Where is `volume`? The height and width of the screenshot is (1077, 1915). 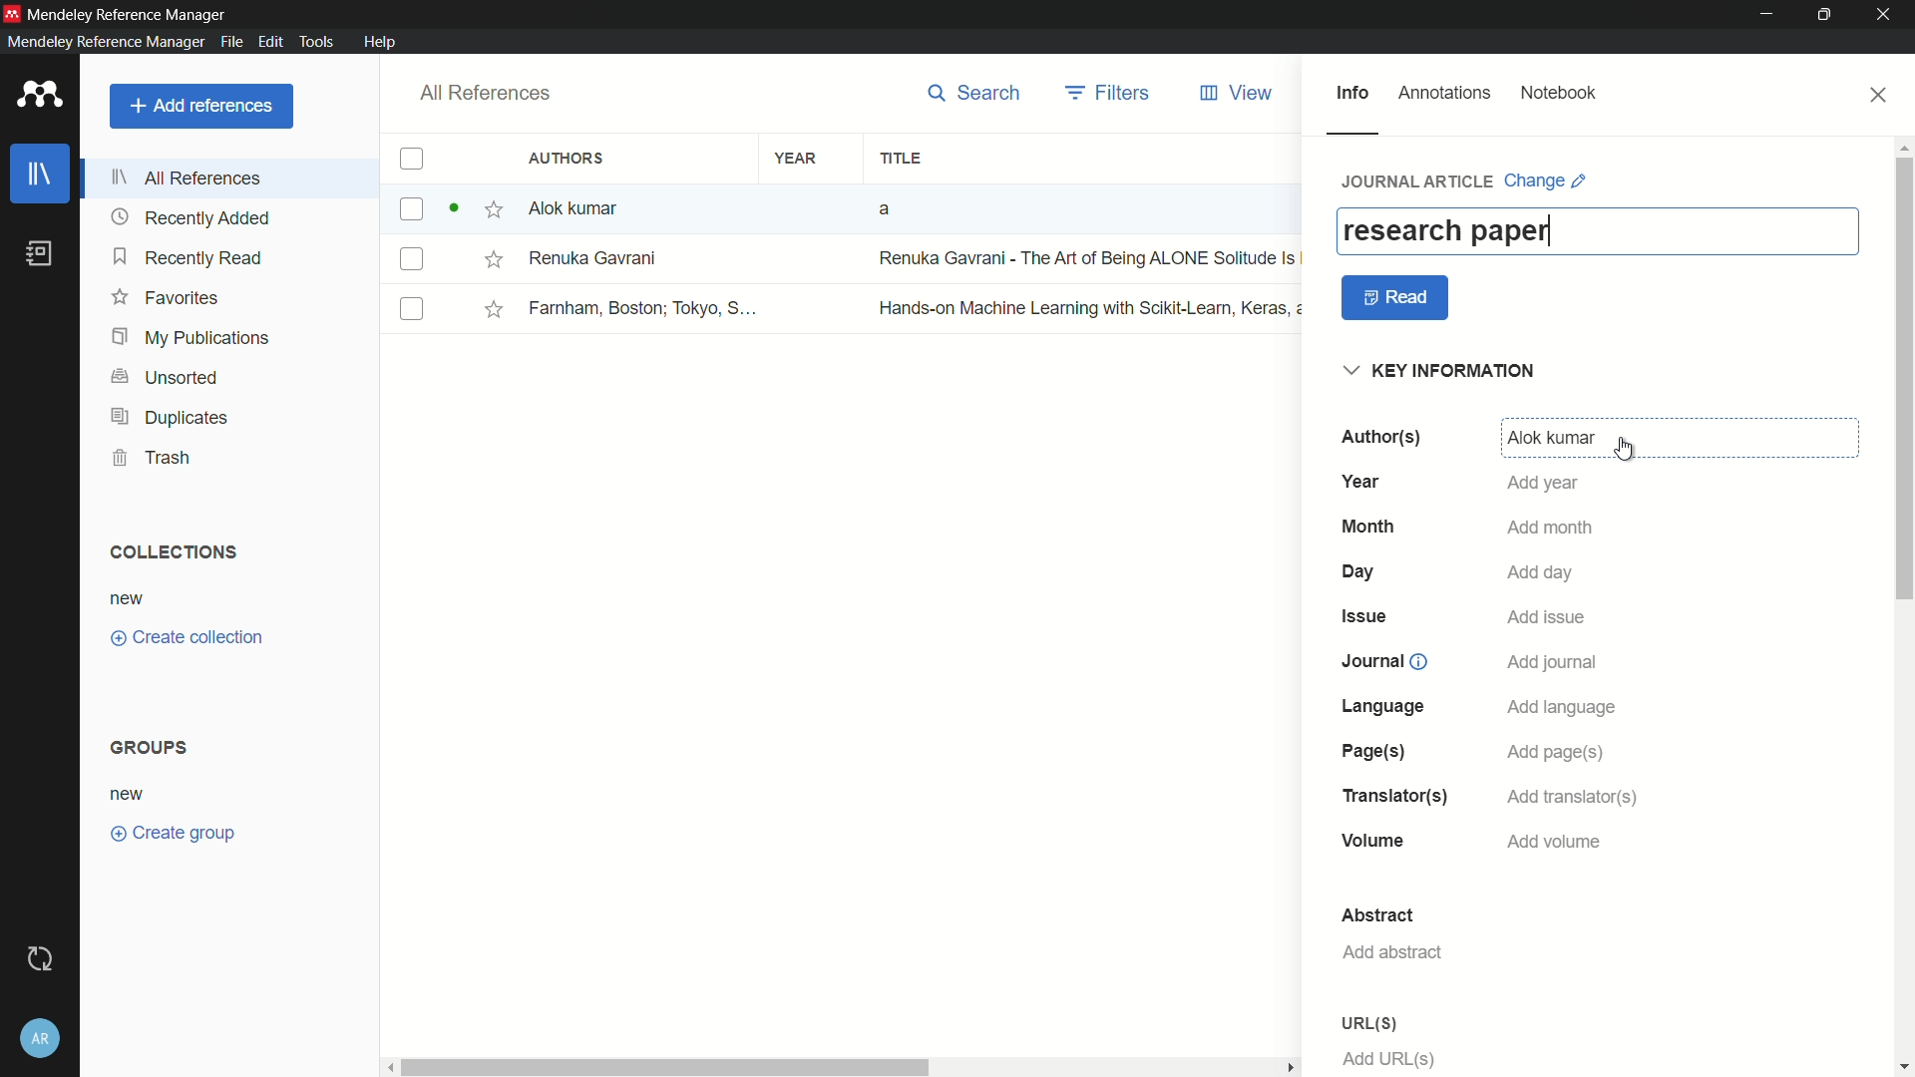 volume is located at coordinates (1374, 843).